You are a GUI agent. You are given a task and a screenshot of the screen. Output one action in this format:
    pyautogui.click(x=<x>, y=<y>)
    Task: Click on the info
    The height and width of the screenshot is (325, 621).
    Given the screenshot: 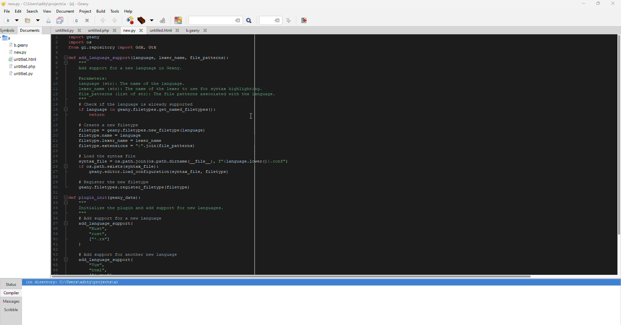 What is the action you would take?
    pyautogui.click(x=71, y=282)
    